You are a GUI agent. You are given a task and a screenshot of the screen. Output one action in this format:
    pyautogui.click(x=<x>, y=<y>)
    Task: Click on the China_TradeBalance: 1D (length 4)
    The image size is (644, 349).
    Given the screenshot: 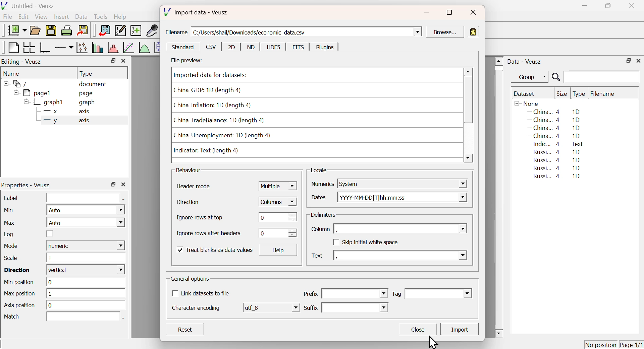 What is the action you would take?
    pyautogui.click(x=221, y=121)
    